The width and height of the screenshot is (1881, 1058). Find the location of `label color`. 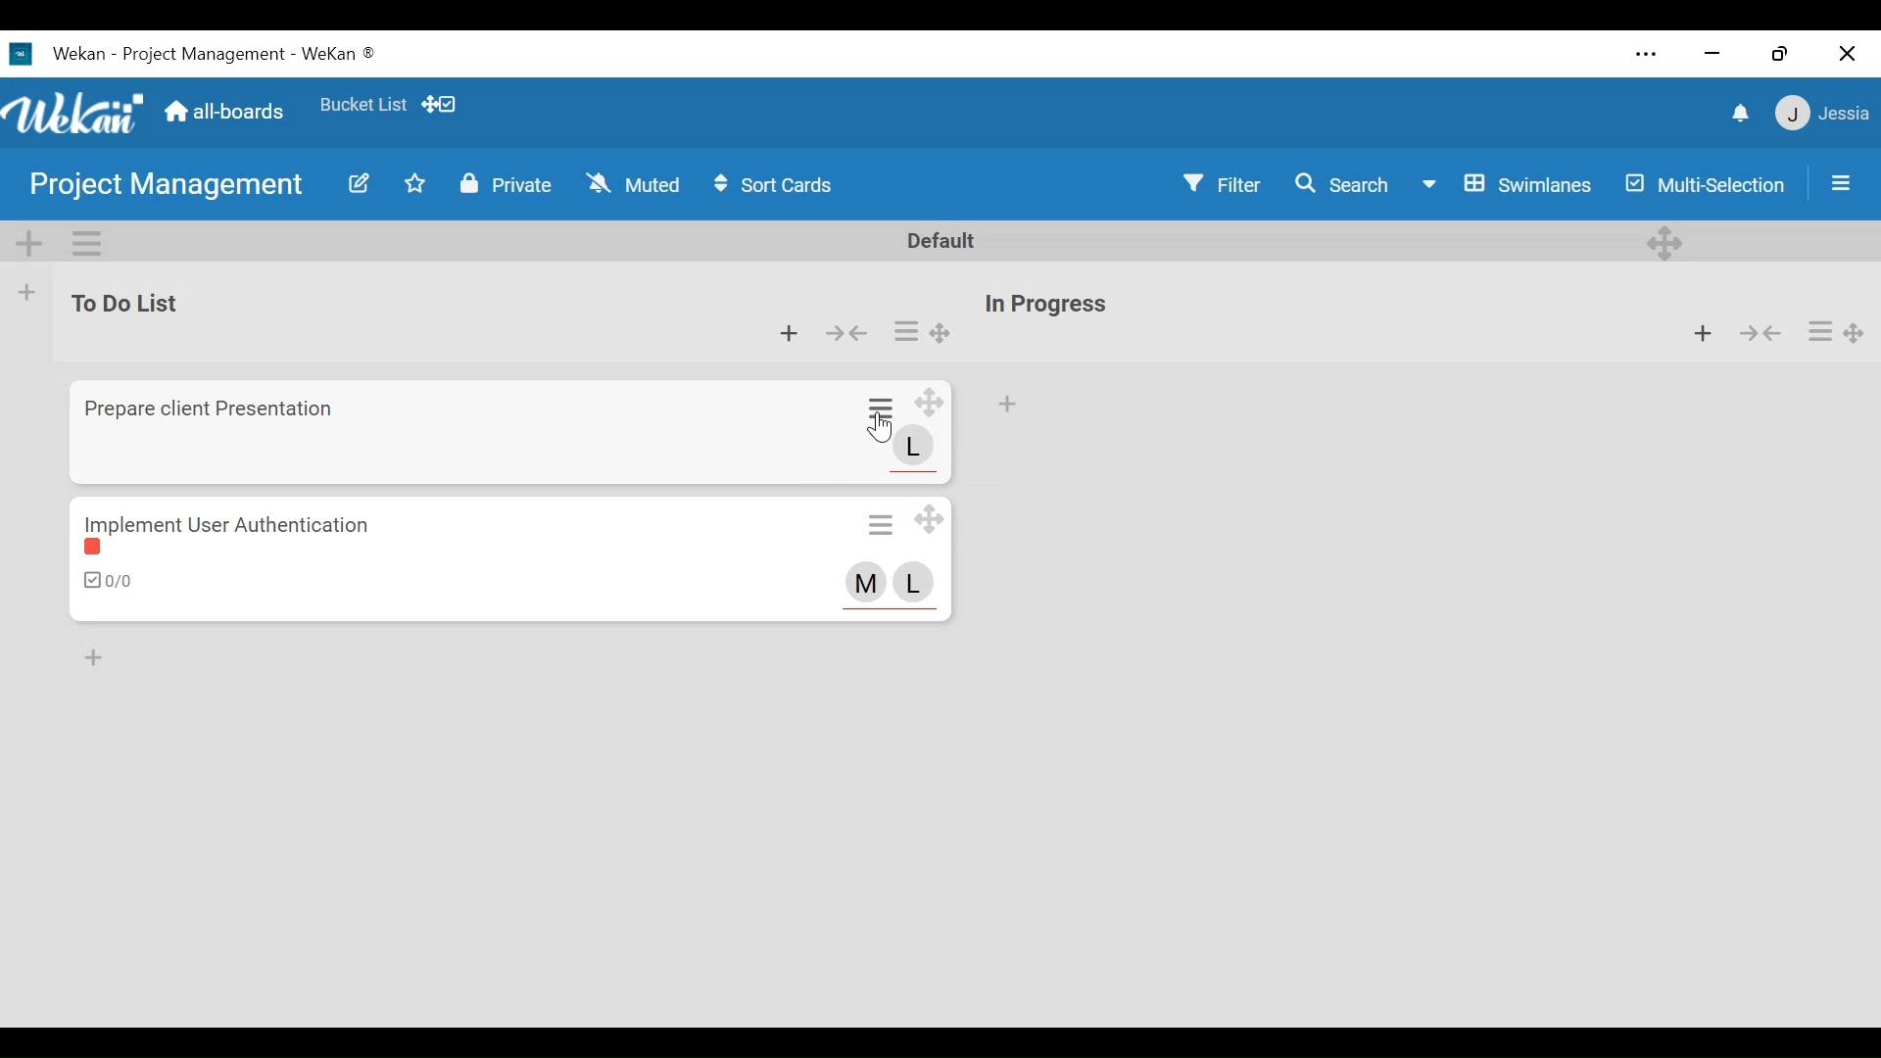

label color is located at coordinates (98, 551).